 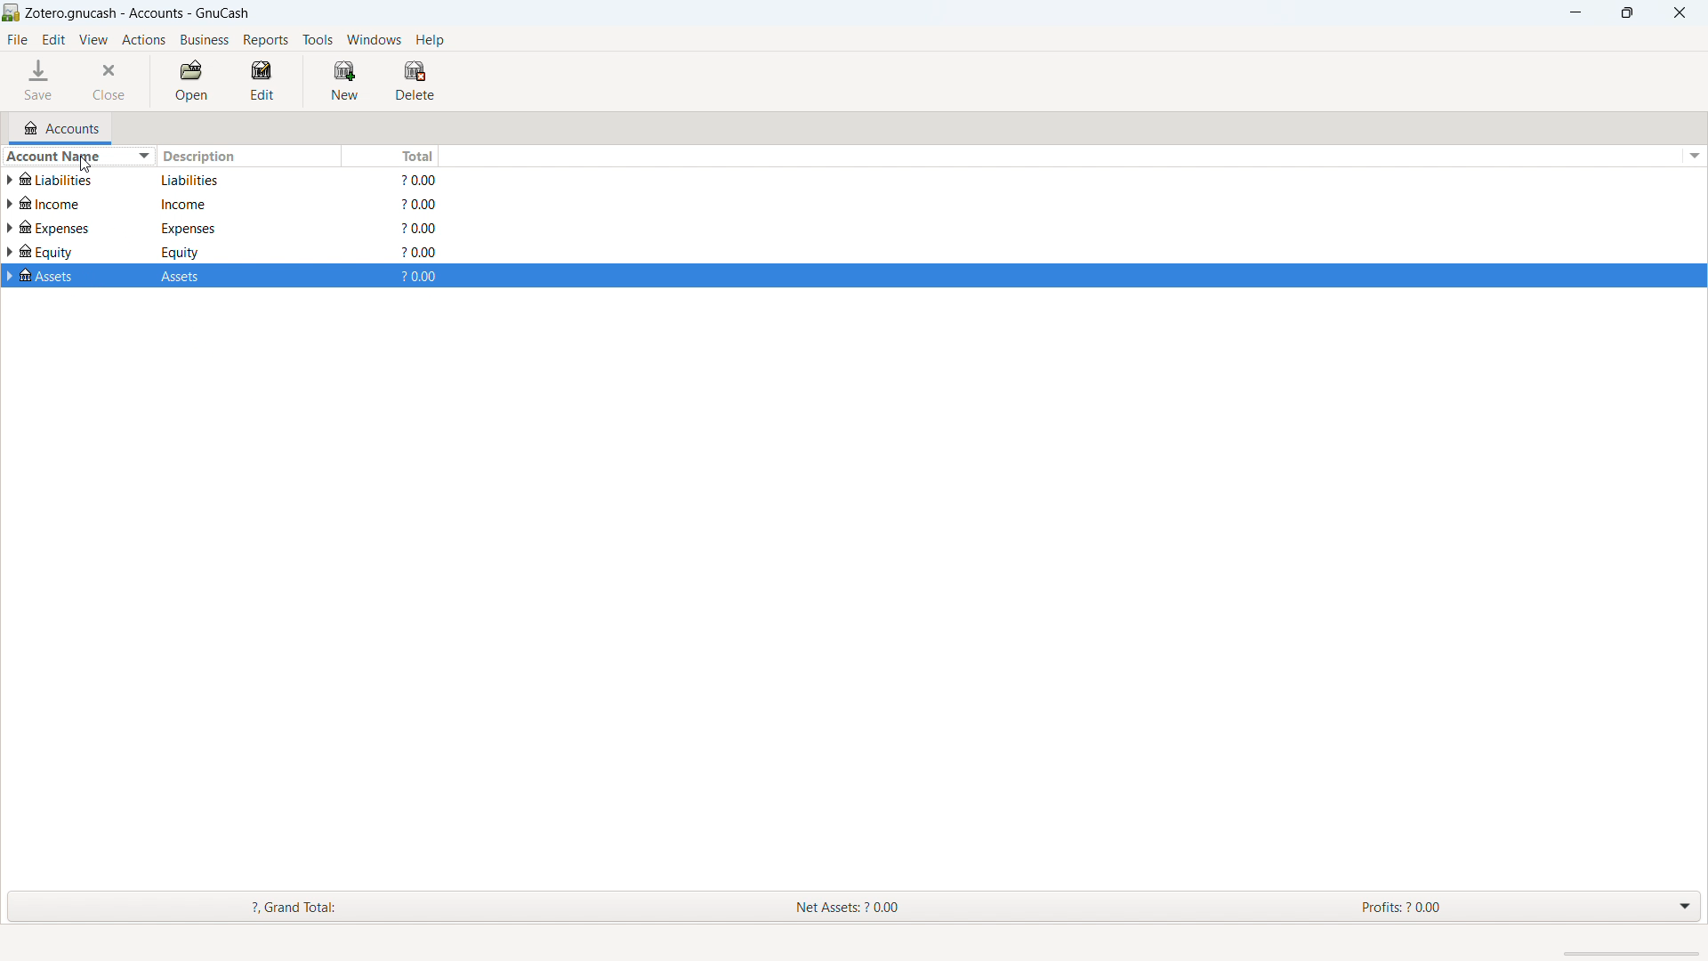 I want to click on expand subaccounts, so click(x=11, y=203).